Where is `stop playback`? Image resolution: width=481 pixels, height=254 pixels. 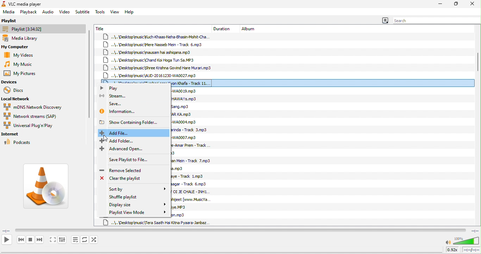
stop playback is located at coordinates (31, 240).